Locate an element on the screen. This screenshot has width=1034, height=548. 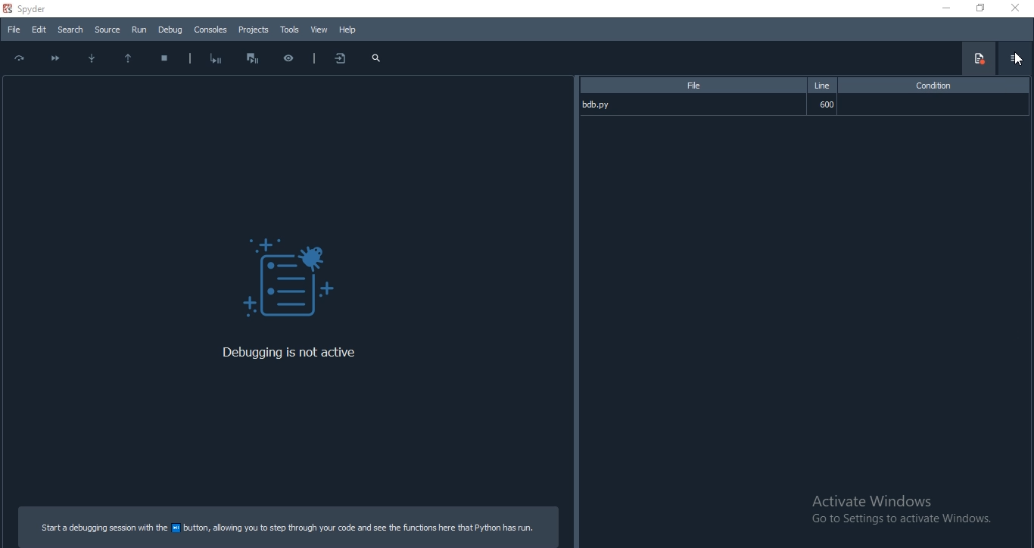
Debugging is not active is located at coordinates (295, 353).